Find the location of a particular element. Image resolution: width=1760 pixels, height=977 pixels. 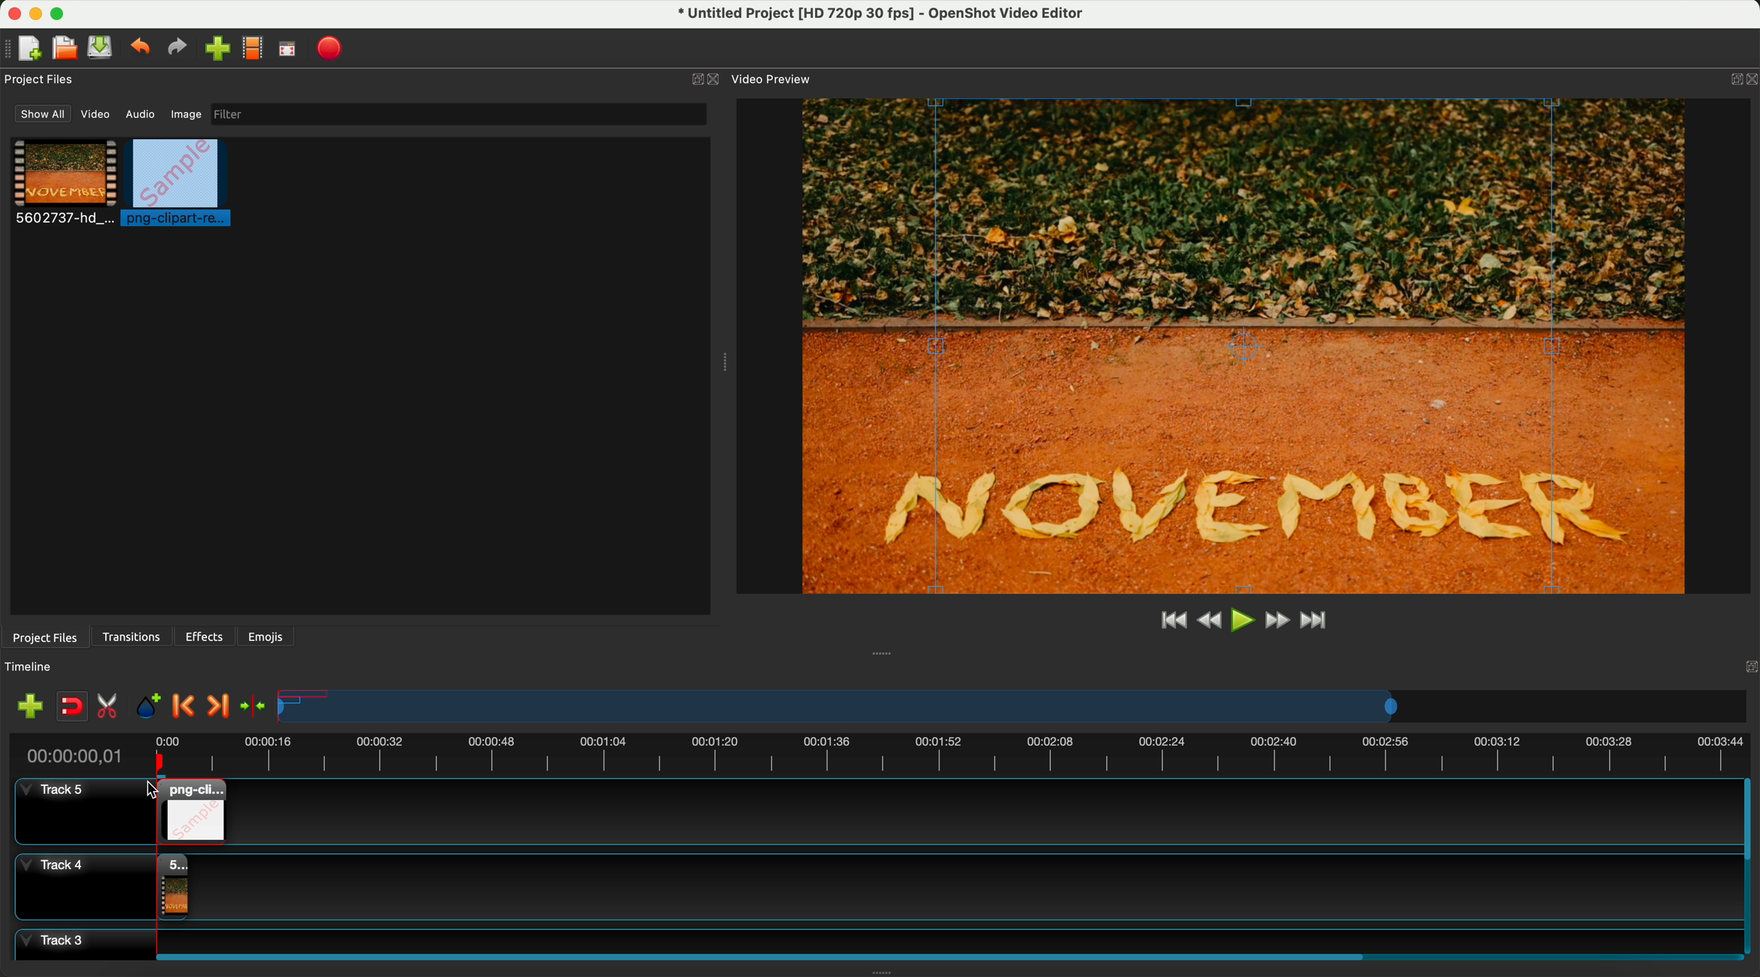

timeline is located at coordinates (1014, 707).